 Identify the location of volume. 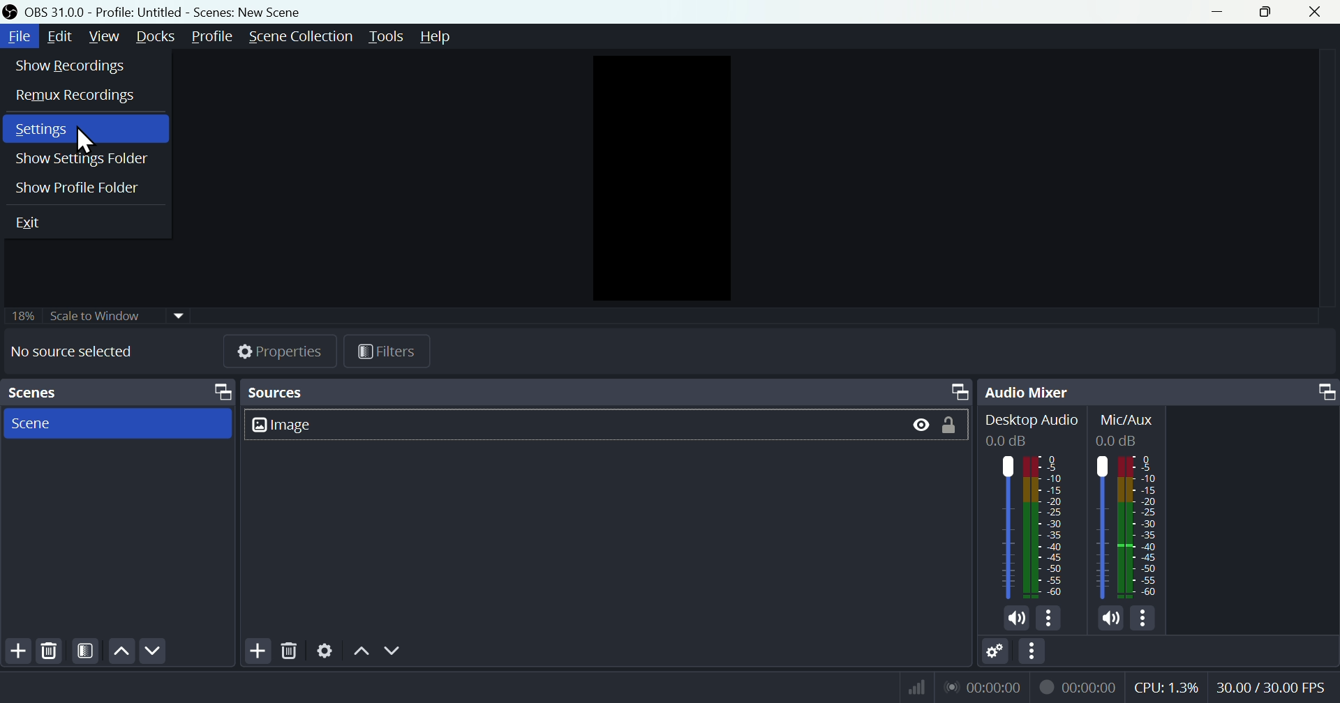
(1108, 619).